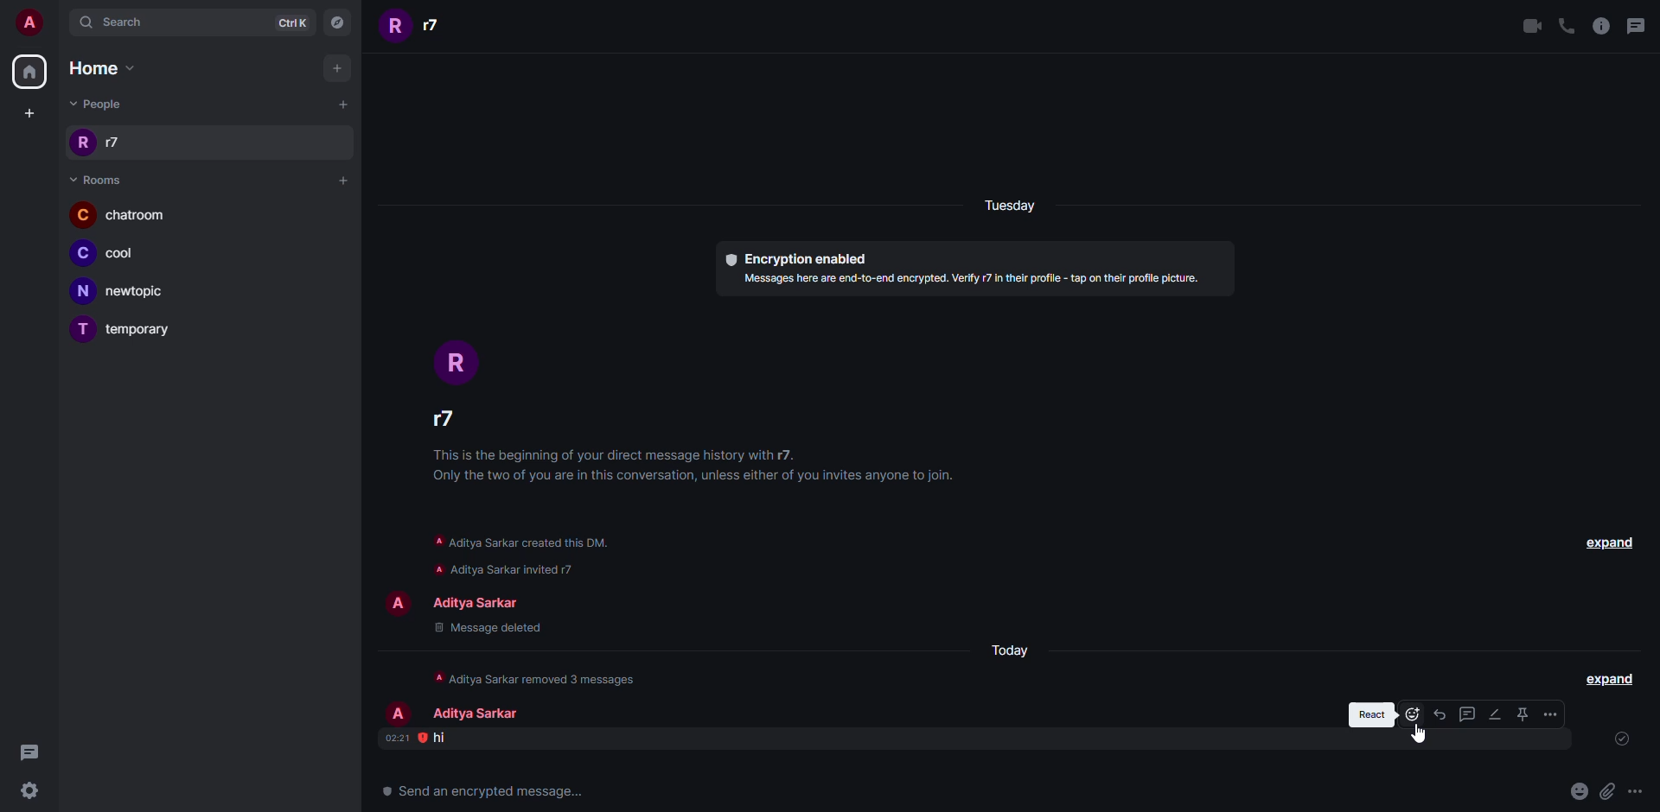 The height and width of the screenshot is (812, 1660). I want to click on home, so click(29, 72).